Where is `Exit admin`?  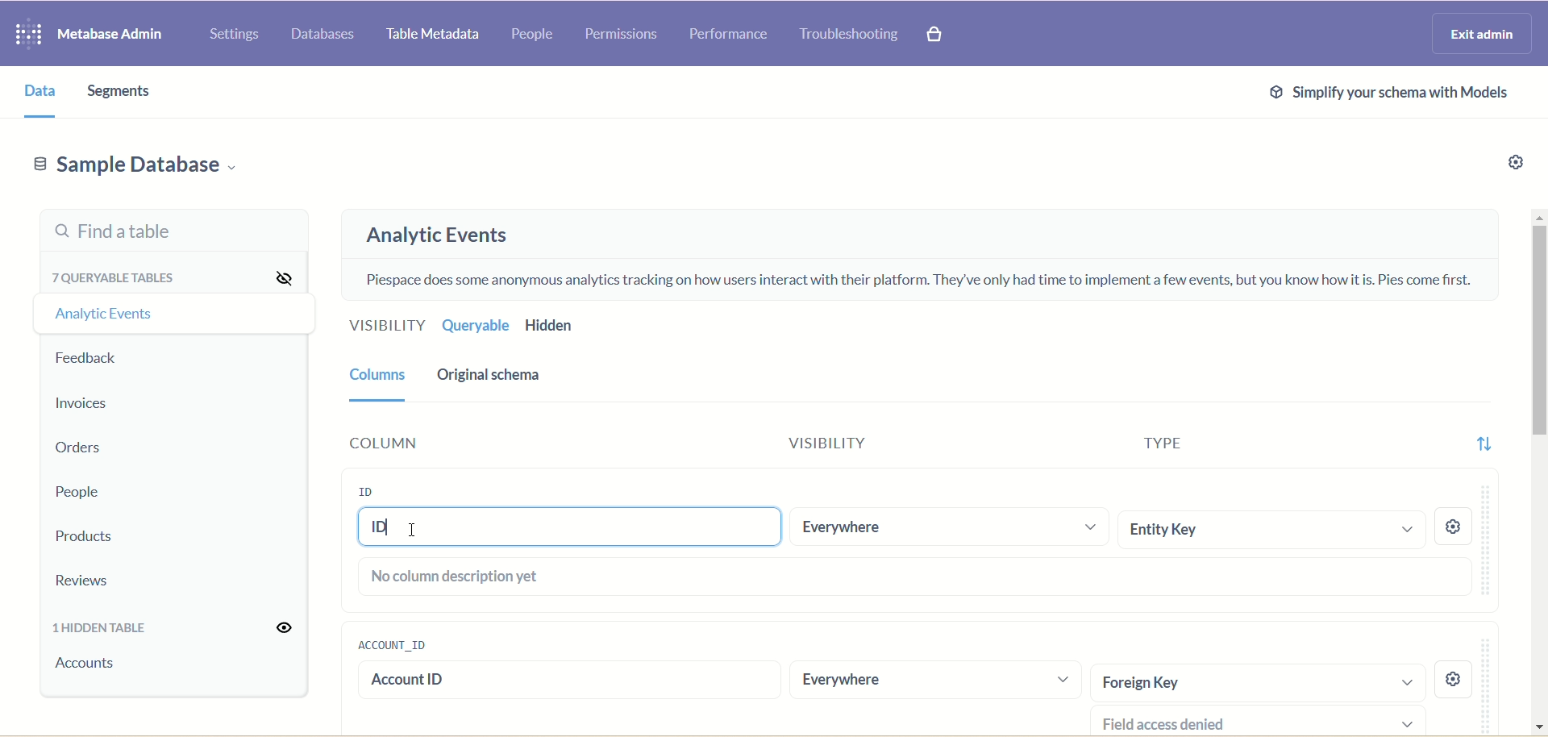
Exit admin is located at coordinates (1474, 35).